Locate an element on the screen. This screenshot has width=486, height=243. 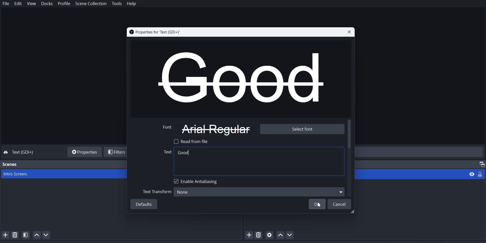
Intro Screen is located at coordinates (64, 174).